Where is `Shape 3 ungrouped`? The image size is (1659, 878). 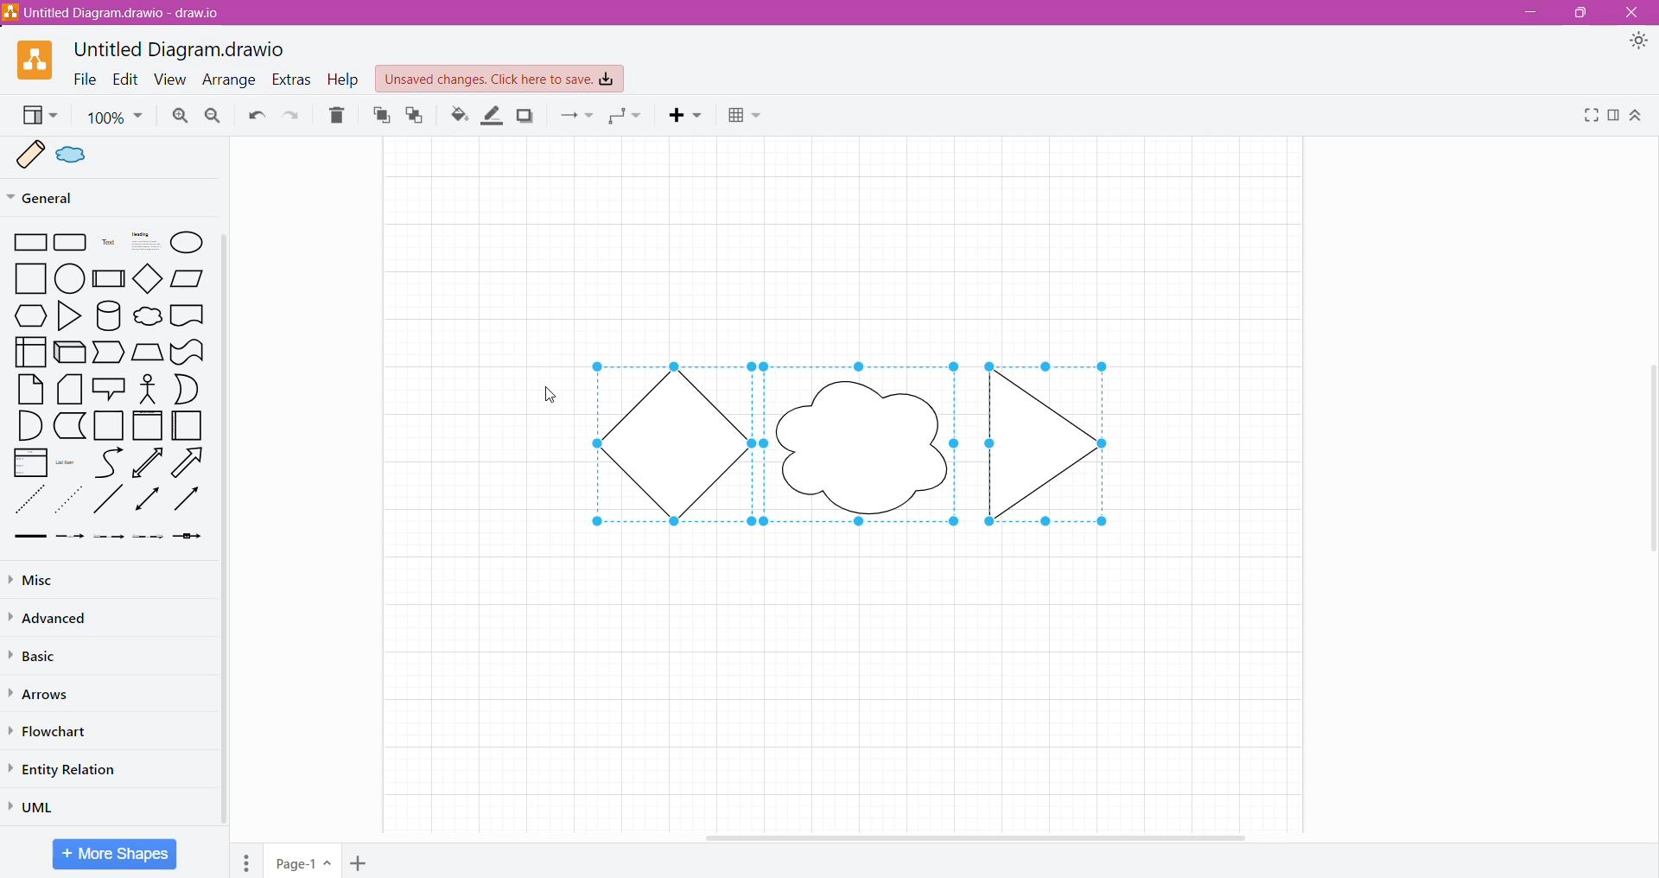
Shape 3 ungrouped is located at coordinates (1064, 440).